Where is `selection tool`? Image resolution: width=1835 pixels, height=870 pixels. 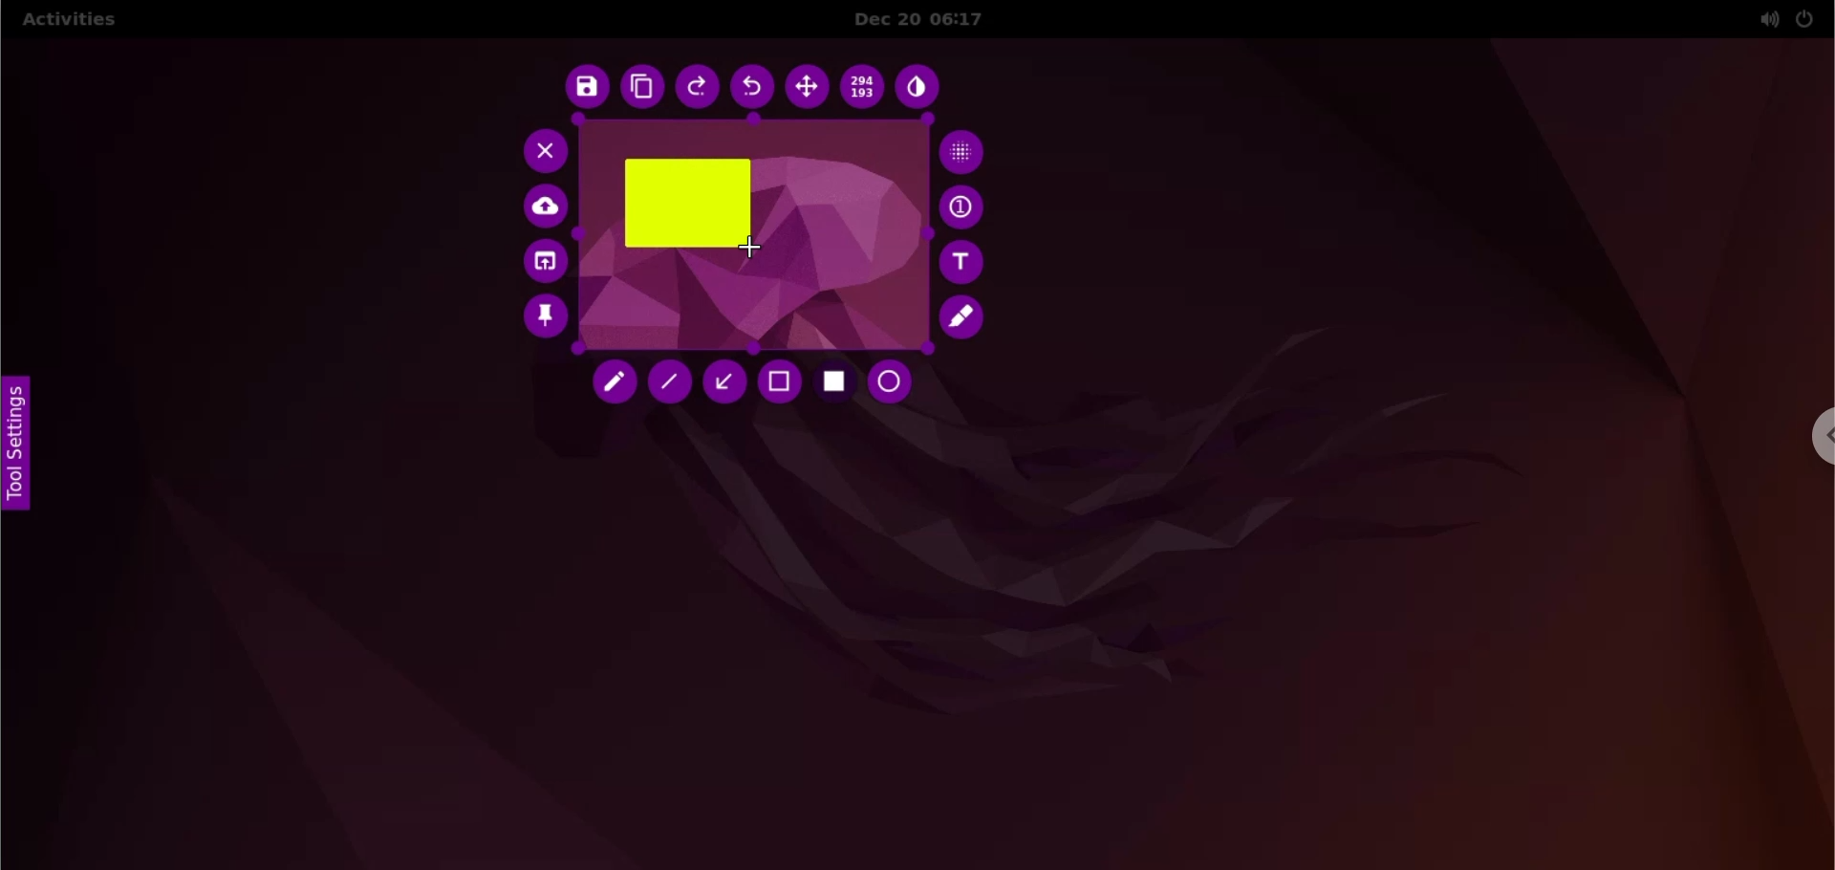
selection tool is located at coordinates (781, 383).